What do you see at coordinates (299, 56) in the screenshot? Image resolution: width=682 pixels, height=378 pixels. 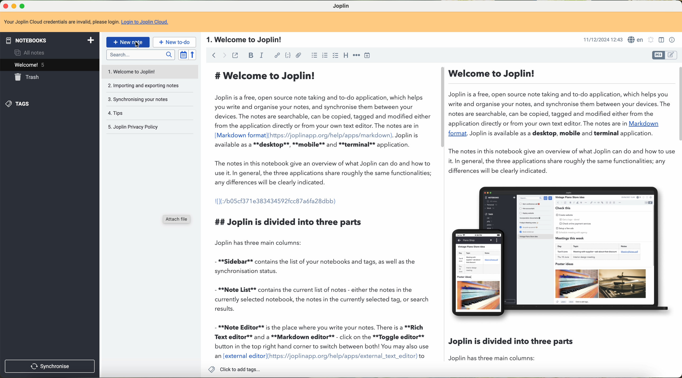 I see `attach file` at bounding box center [299, 56].